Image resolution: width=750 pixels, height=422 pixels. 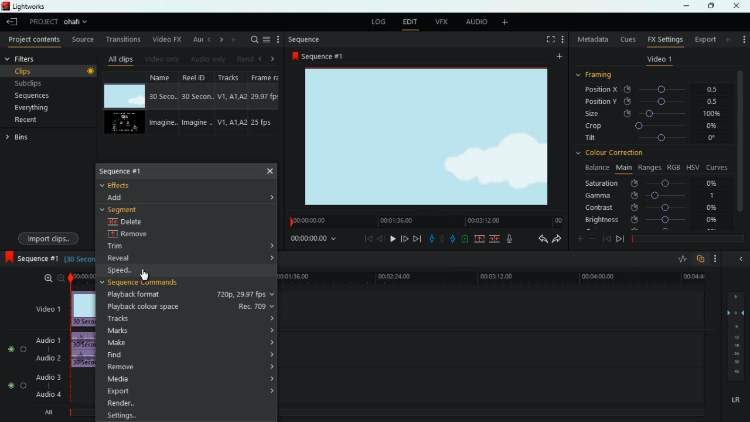 What do you see at coordinates (507, 23) in the screenshot?
I see `more` at bounding box center [507, 23].